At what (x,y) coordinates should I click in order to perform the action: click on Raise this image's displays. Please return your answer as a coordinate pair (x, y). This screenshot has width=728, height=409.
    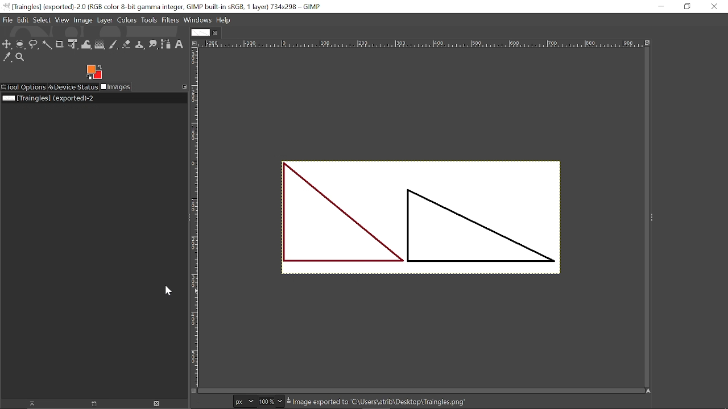
    Looking at the image, I should click on (32, 403).